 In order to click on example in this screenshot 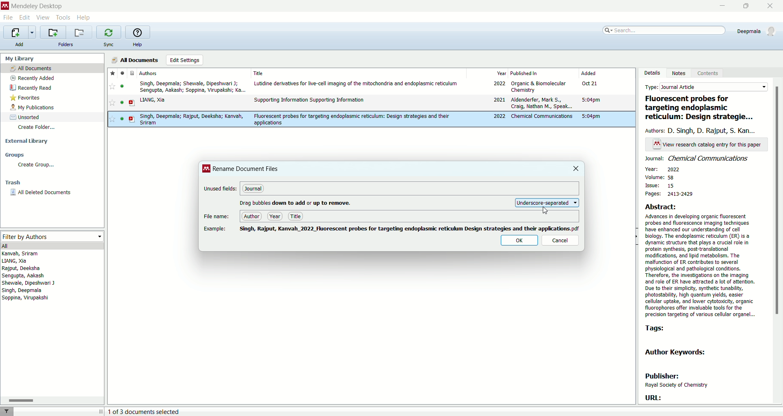, I will do `click(217, 229)`.